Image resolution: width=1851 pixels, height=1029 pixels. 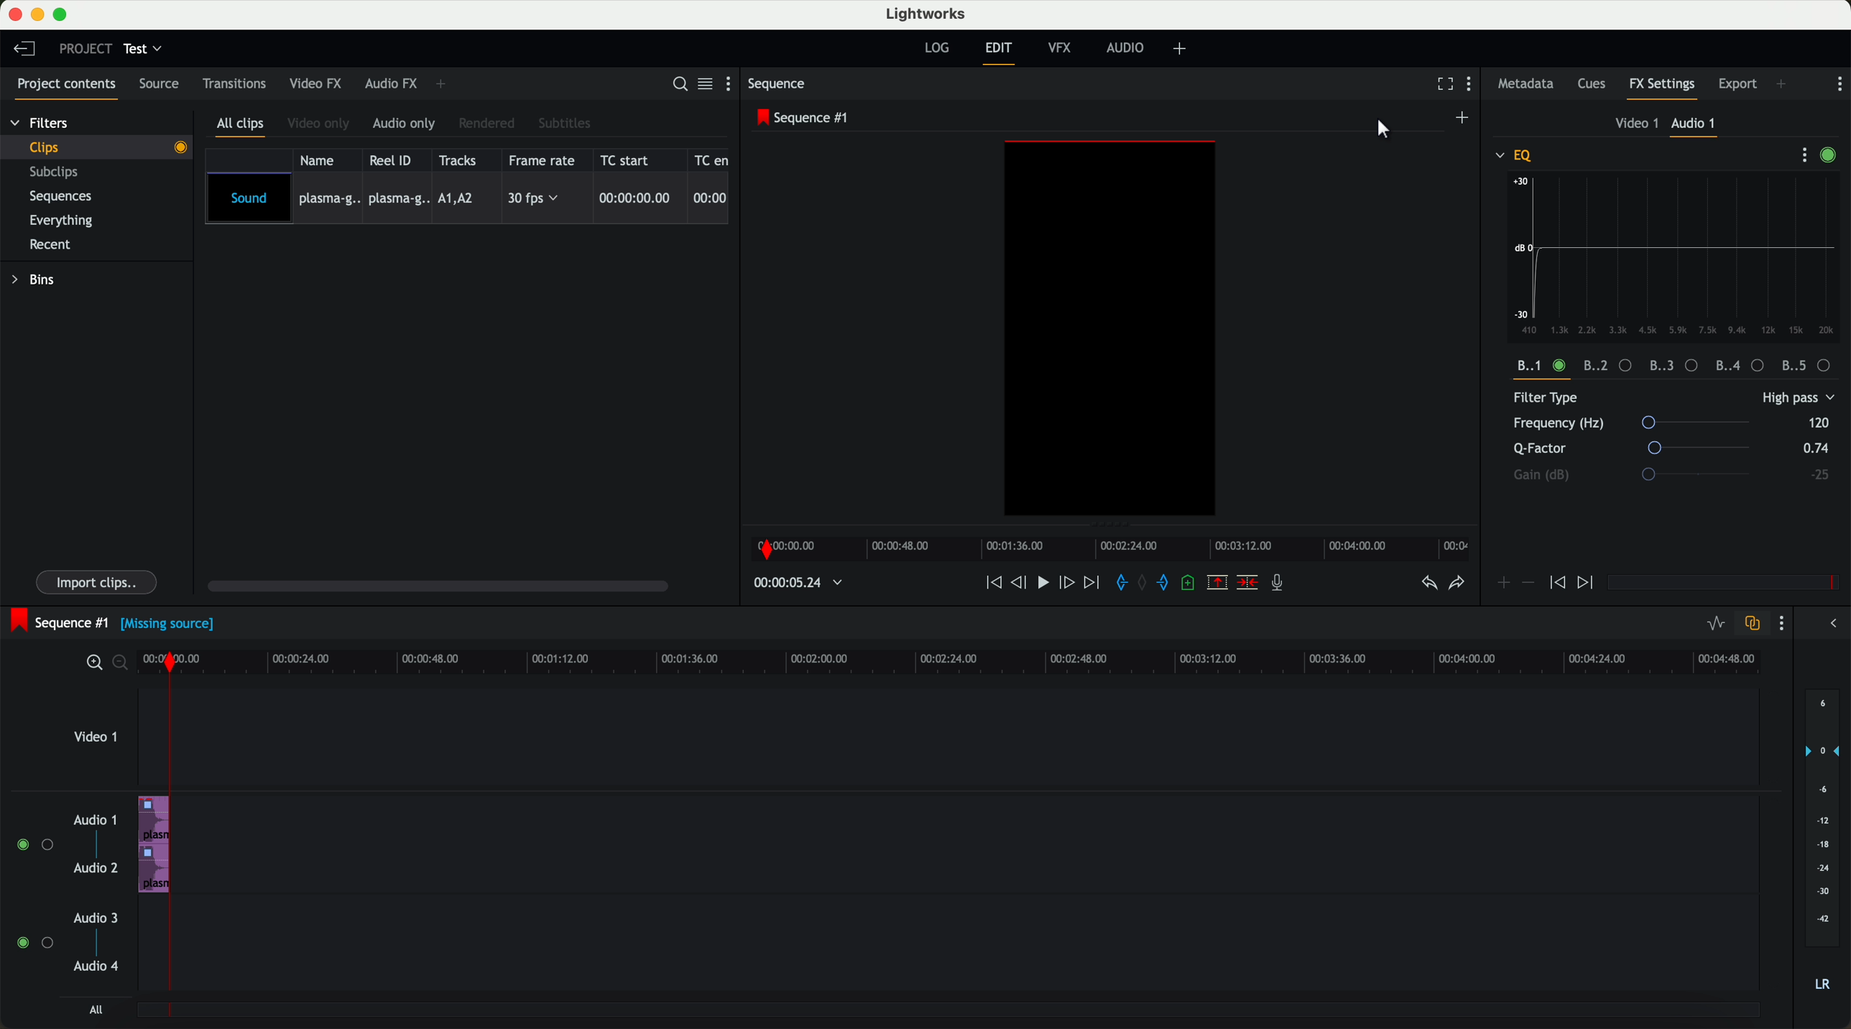 I want to click on create a new sequence, so click(x=1464, y=117).